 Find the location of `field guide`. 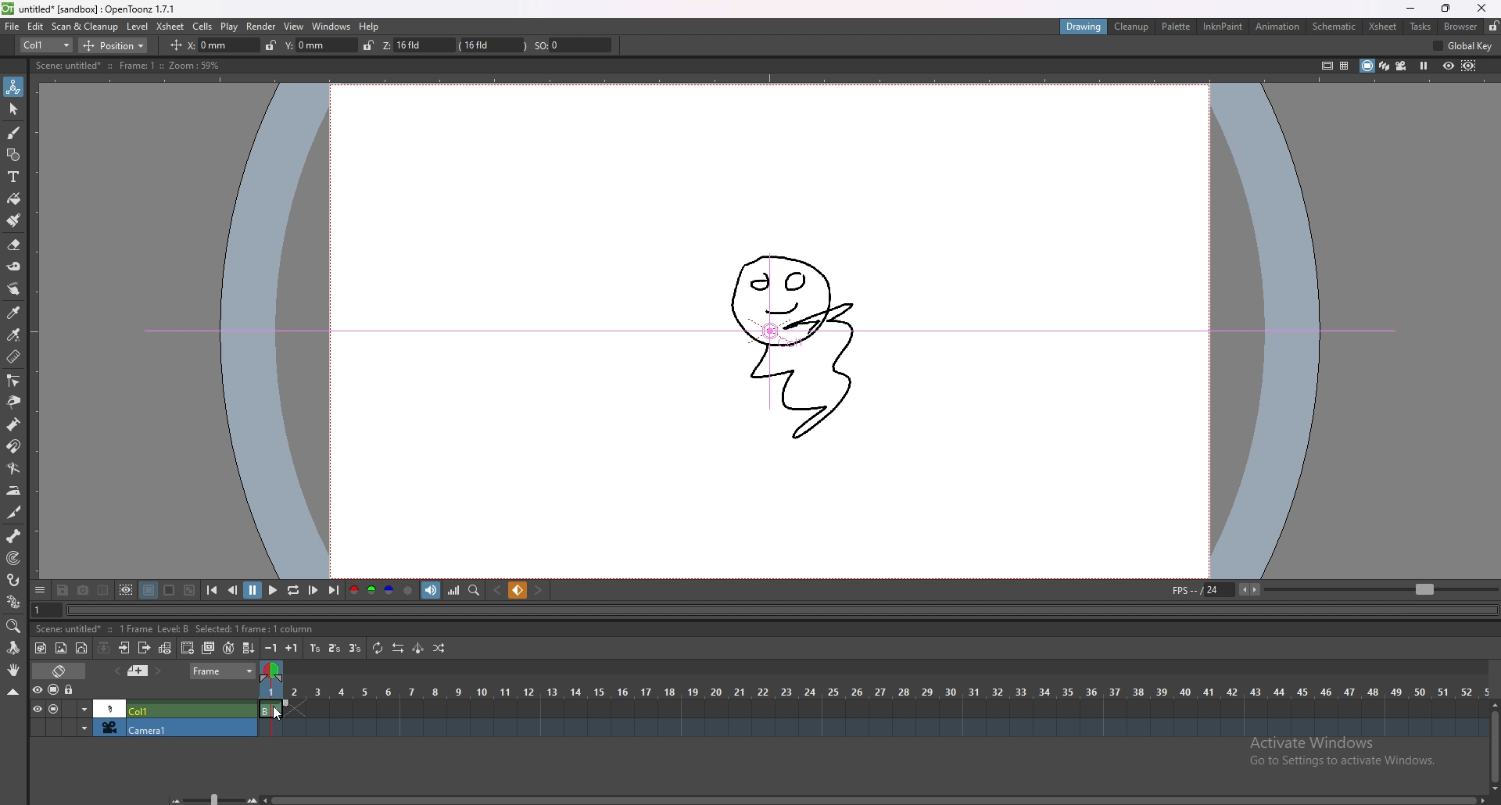

field guide is located at coordinates (1344, 66).